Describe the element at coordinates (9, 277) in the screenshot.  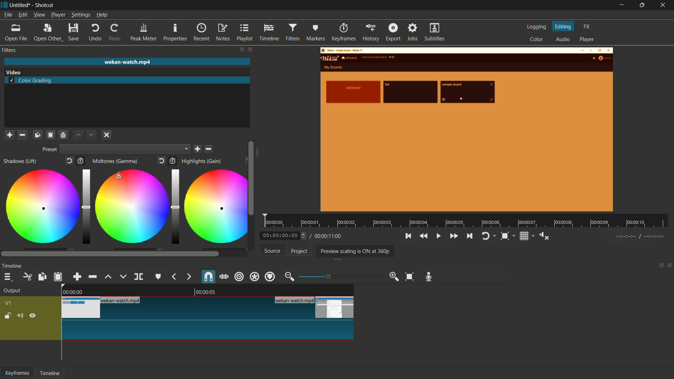
I see `timeline menu` at that location.